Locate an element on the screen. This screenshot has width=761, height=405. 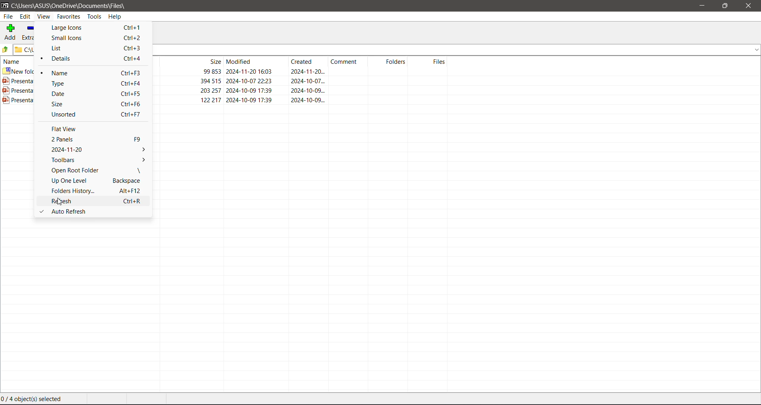
Size is located at coordinates (69, 103).